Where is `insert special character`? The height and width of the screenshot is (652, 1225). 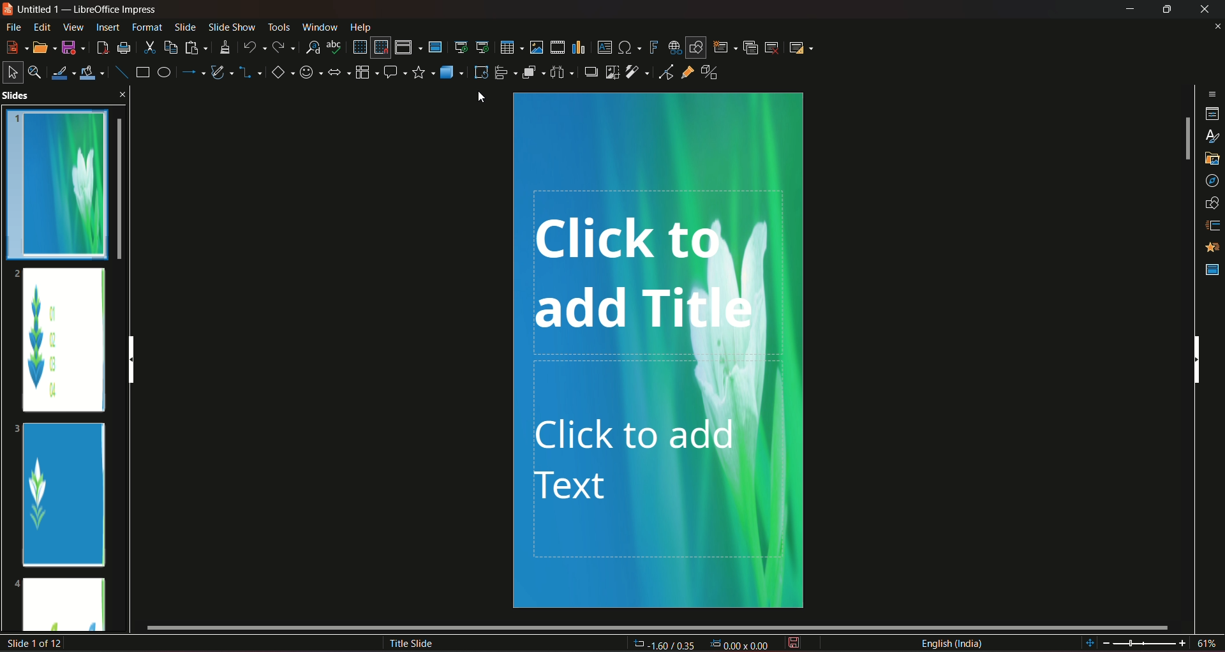 insert special character is located at coordinates (629, 47).